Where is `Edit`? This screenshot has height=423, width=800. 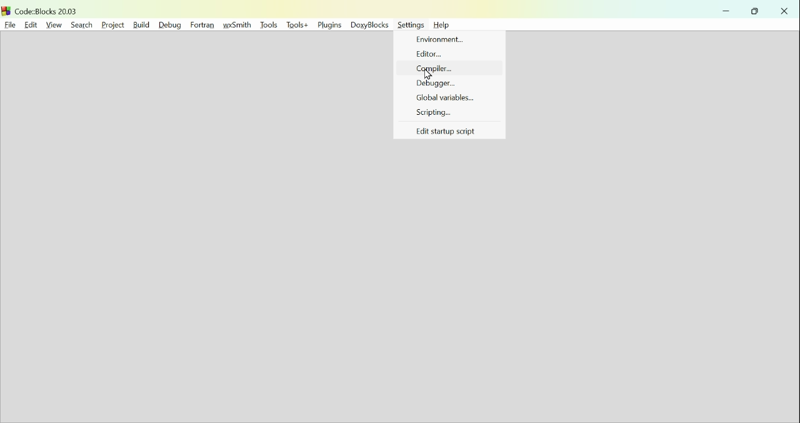 Edit is located at coordinates (29, 24).